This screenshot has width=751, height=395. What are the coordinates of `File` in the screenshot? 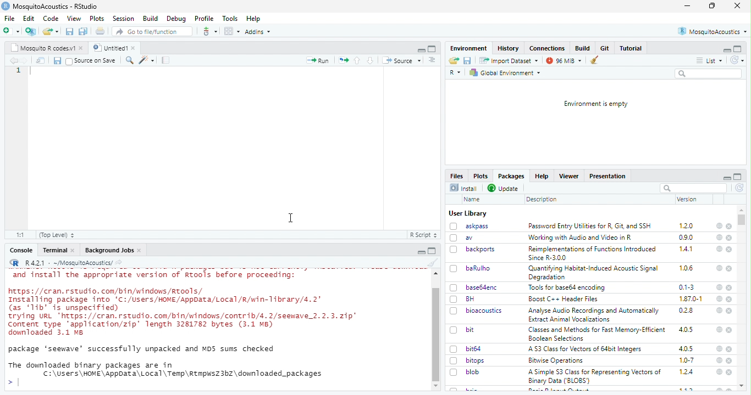 It's located at (10, 19).